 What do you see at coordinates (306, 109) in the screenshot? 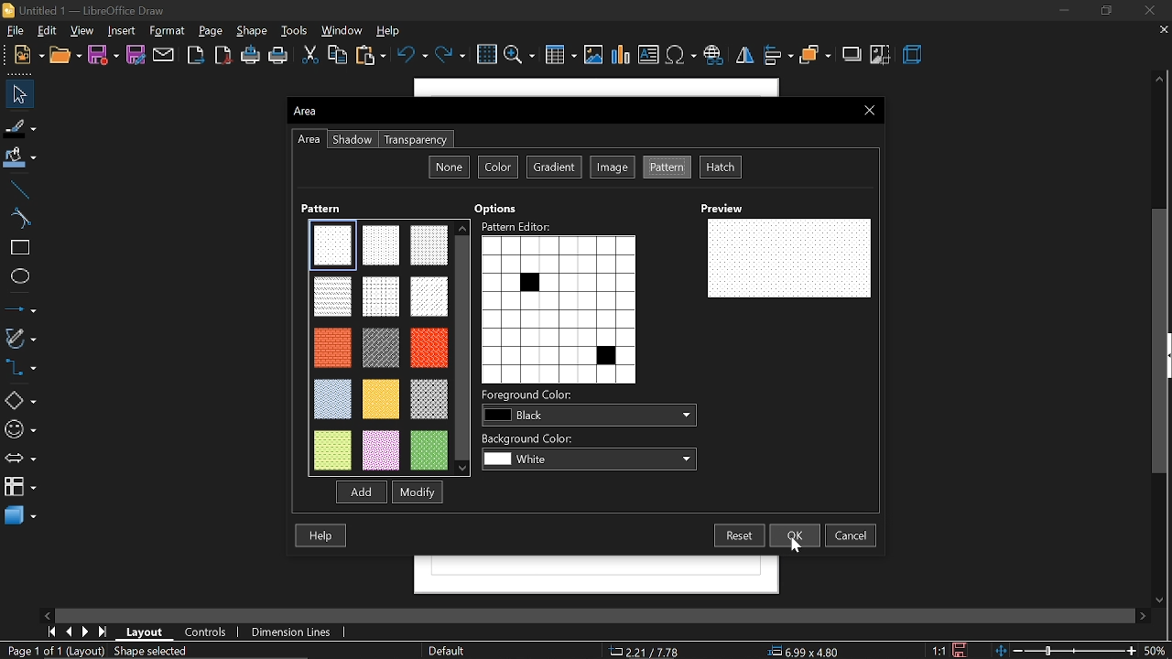
I see `Area` at bounding box center [306, 109].